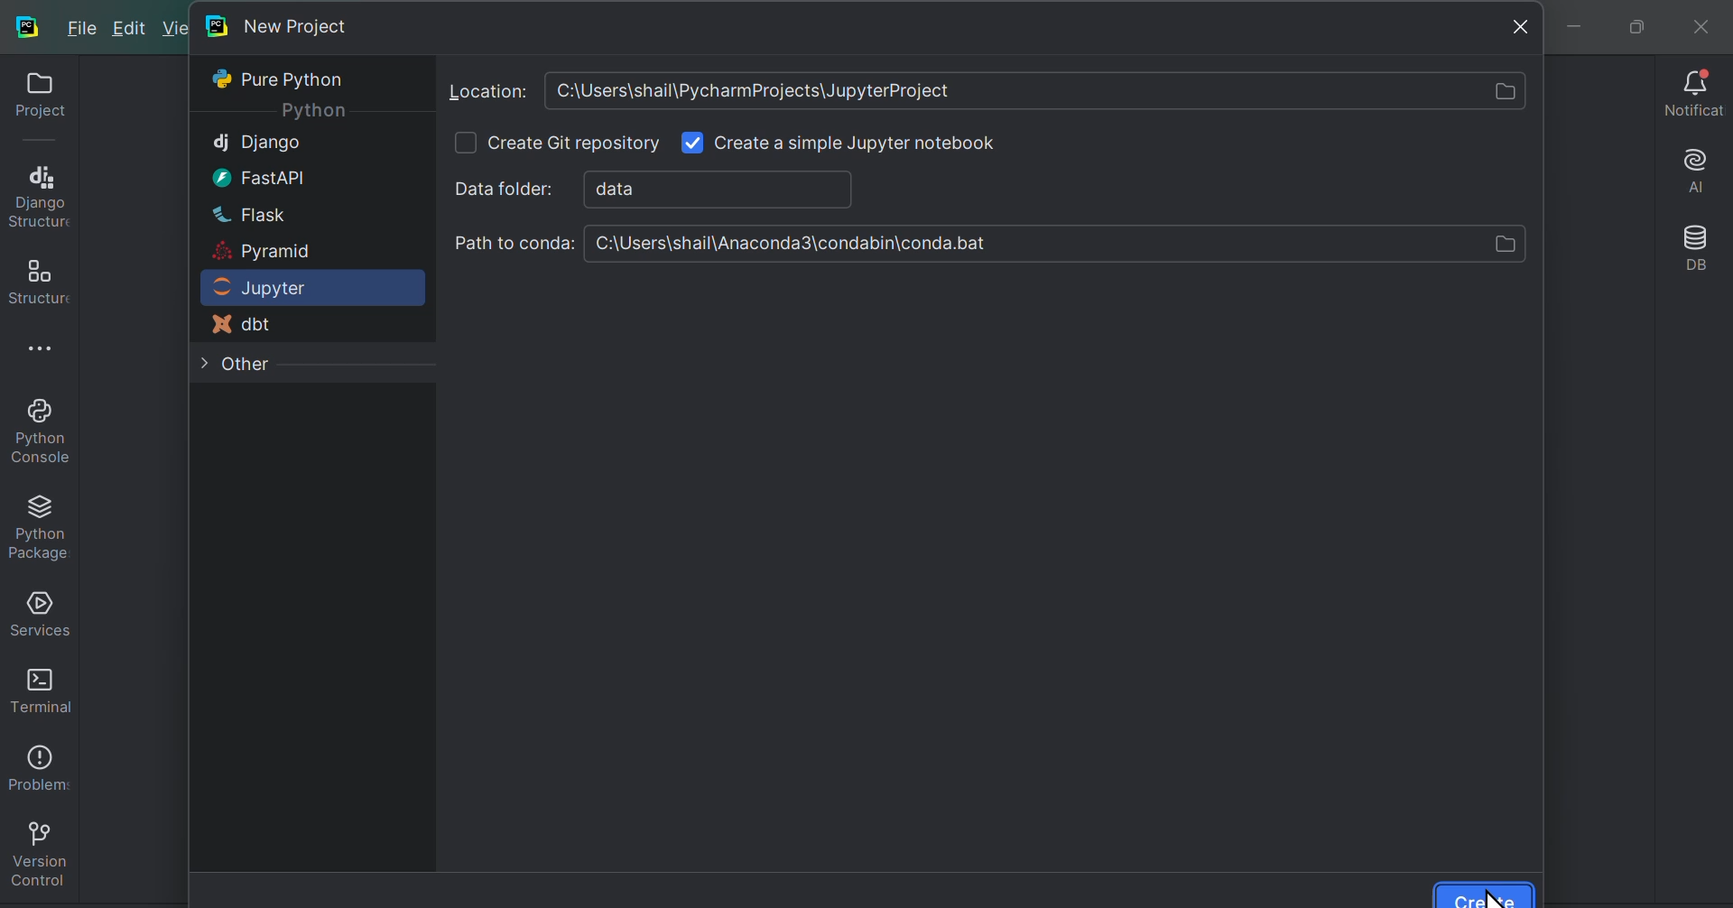  Describe the element at coordinates (29, 24) in the screenshot. I see `py charm` at that location.